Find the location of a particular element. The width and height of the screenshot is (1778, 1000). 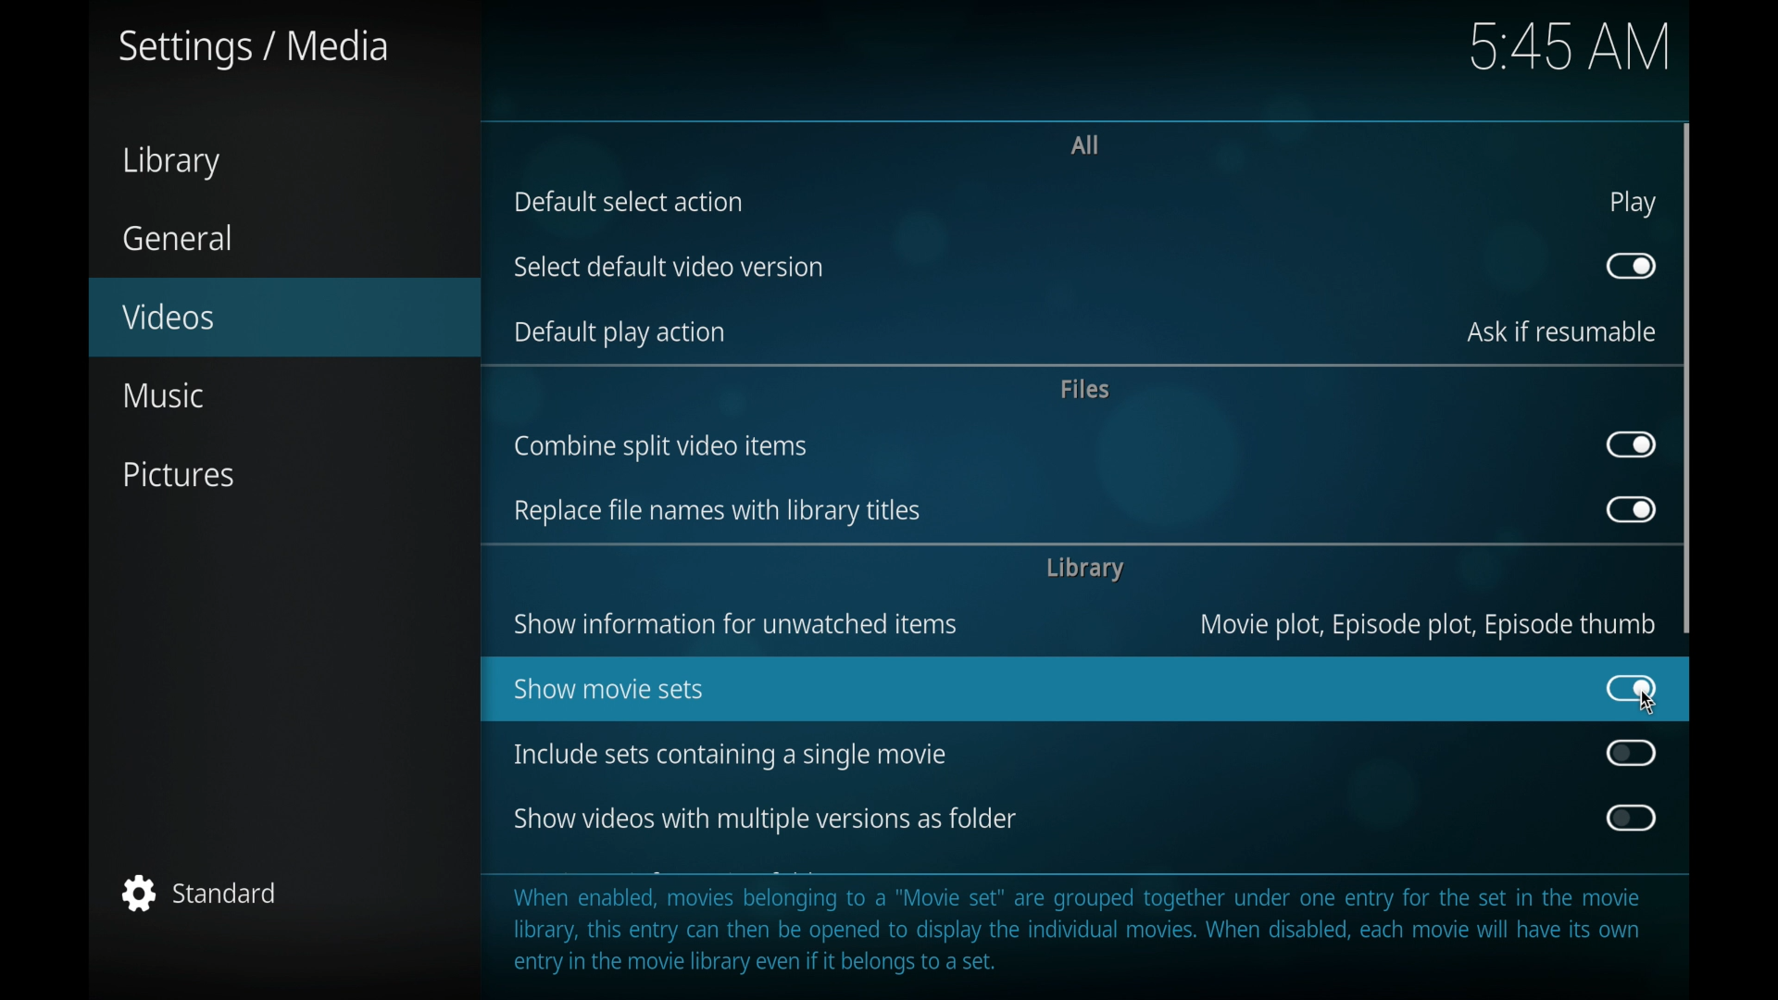

general is located at coordinates (178, 238).